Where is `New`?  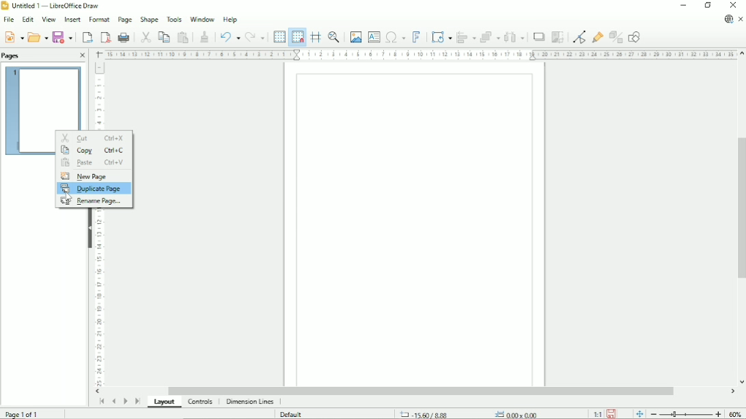
New is located at coordinates (13, 36).